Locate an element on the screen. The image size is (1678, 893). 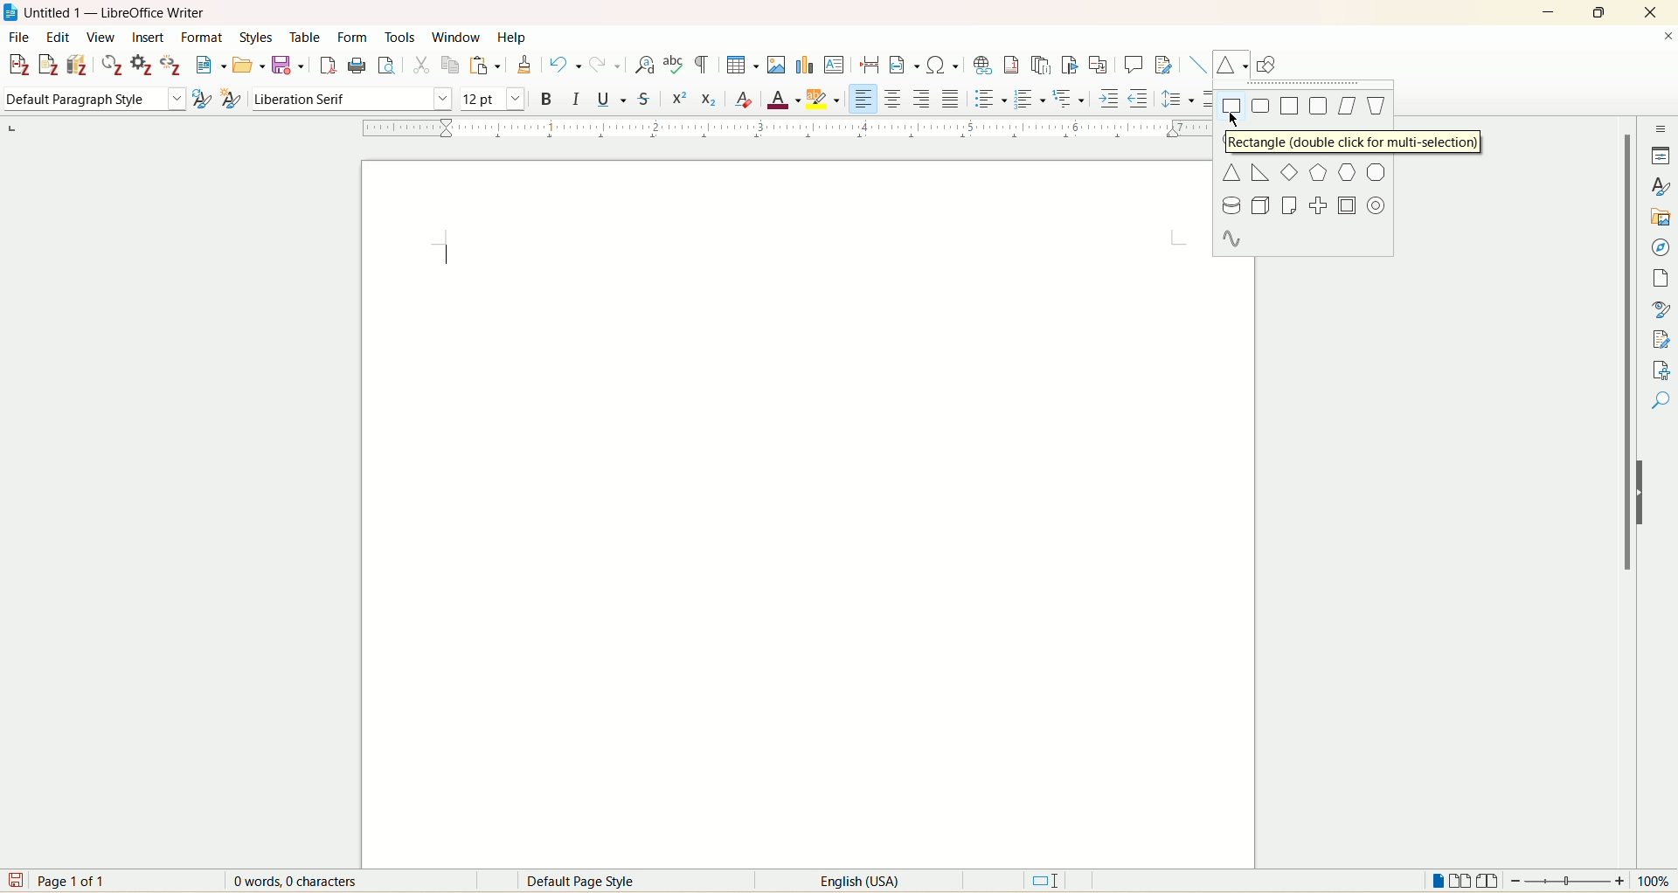
undo is located at coordinates (565, 65).